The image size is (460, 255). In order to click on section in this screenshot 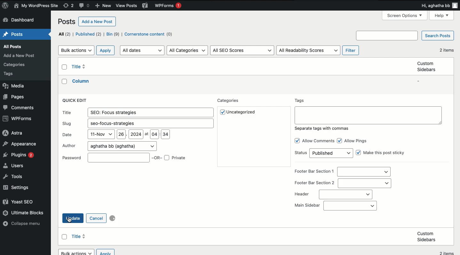, I will do `click(364, 172)`.